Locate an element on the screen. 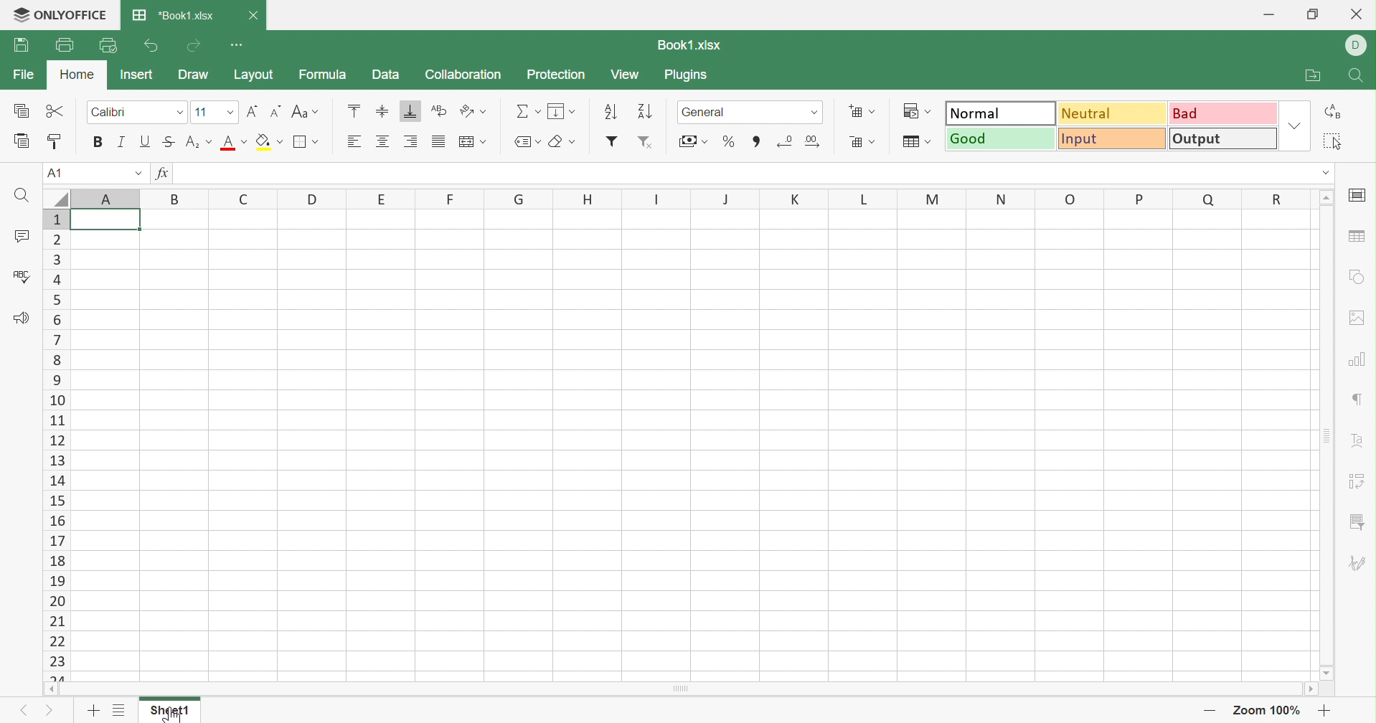 Image resolution: width=1376 pixels, height=723 pixels. Input is located at coordinates (1114, 139).